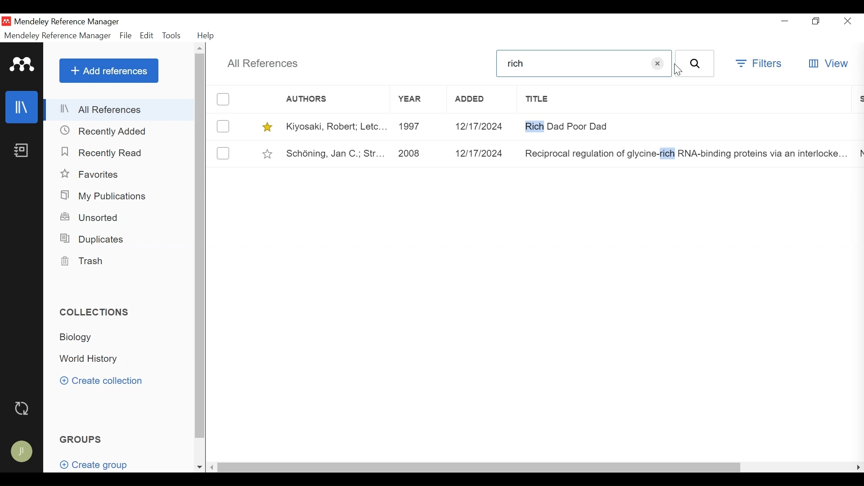  Describe the element at coordinates (94, 312) in the screenshot. I see `Collections` at that location.